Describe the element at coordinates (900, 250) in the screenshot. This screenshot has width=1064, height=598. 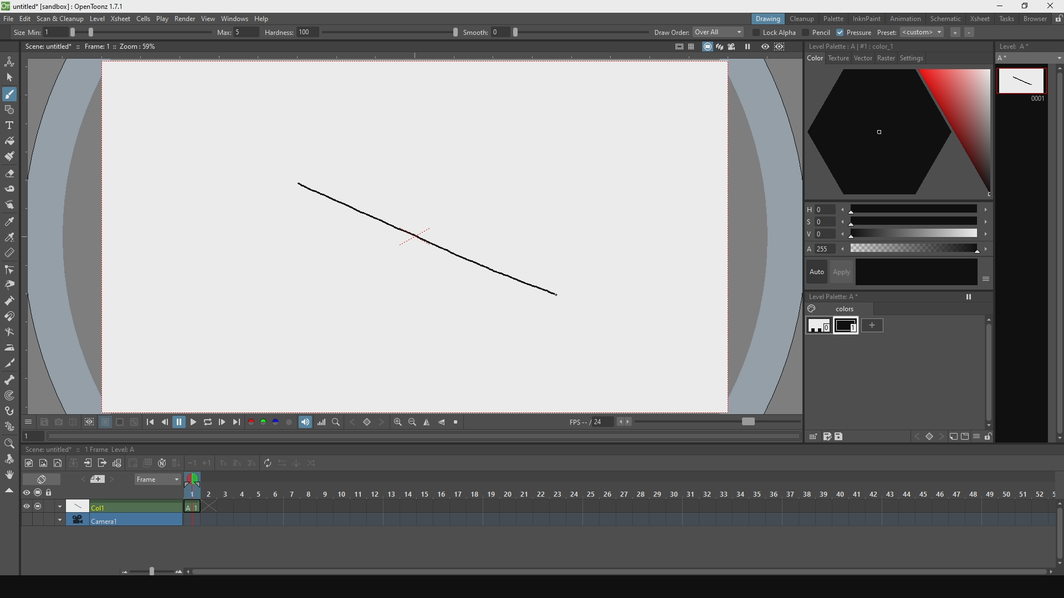
I see `color ` at that location.